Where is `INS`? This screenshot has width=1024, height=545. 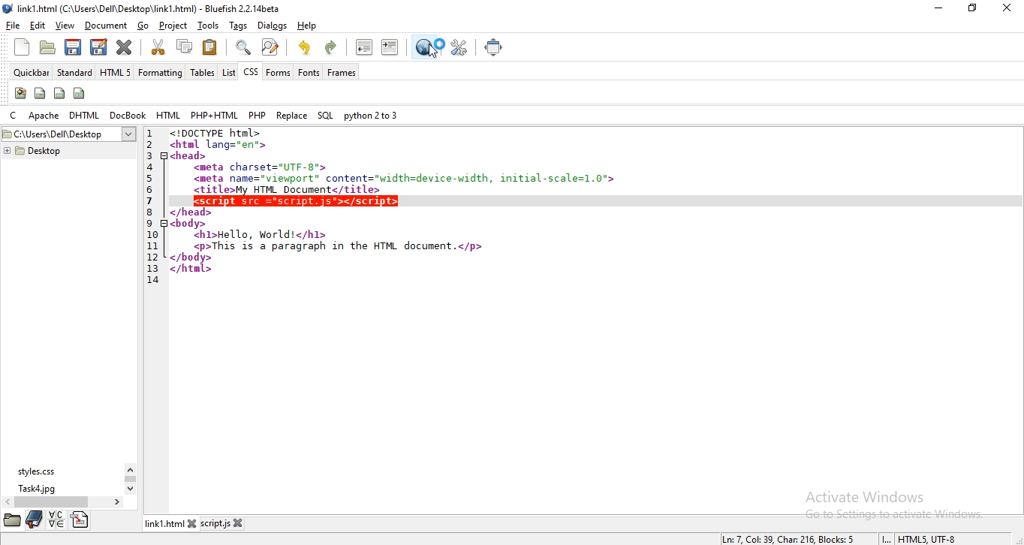
INS is located at coordinates (885, 539).